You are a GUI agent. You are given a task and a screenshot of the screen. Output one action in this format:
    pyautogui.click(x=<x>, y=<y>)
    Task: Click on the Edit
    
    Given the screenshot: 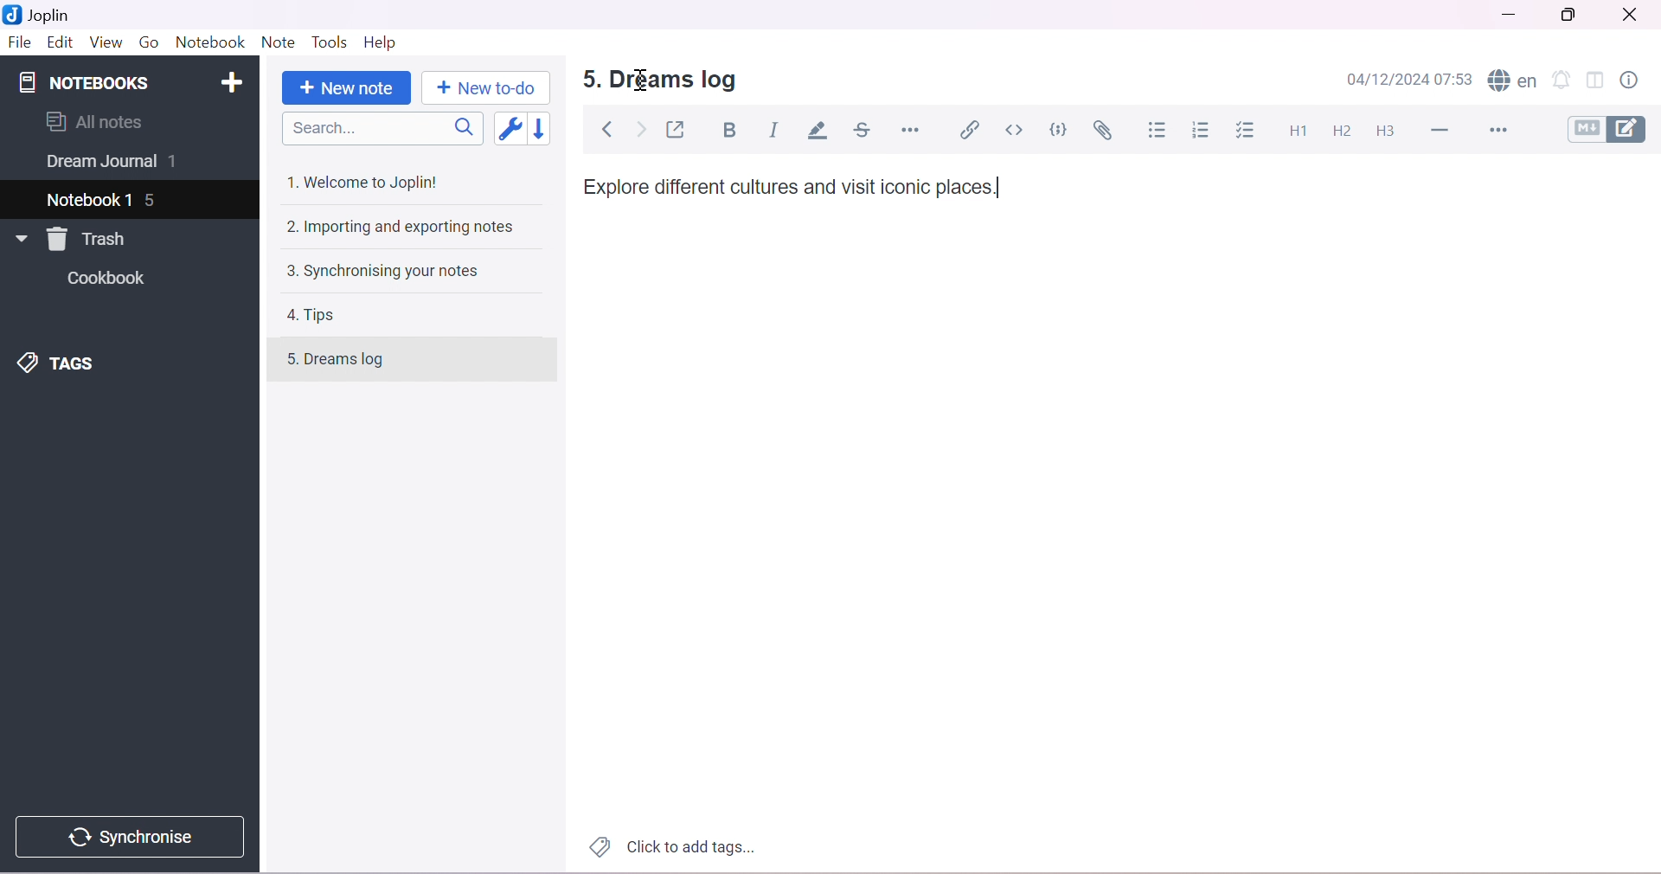 What is the action you would take?
    pyautogui.click(x=60, y=43)
    